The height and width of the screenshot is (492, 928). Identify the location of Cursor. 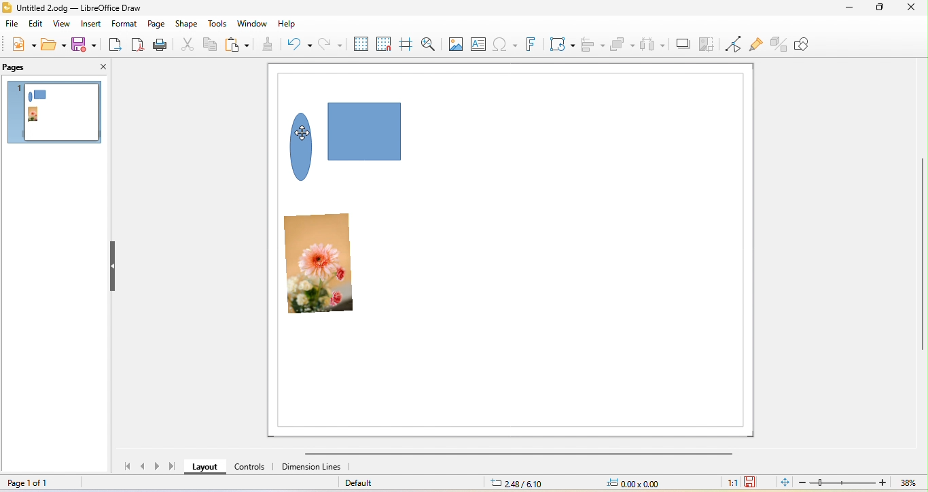
(302, 132).